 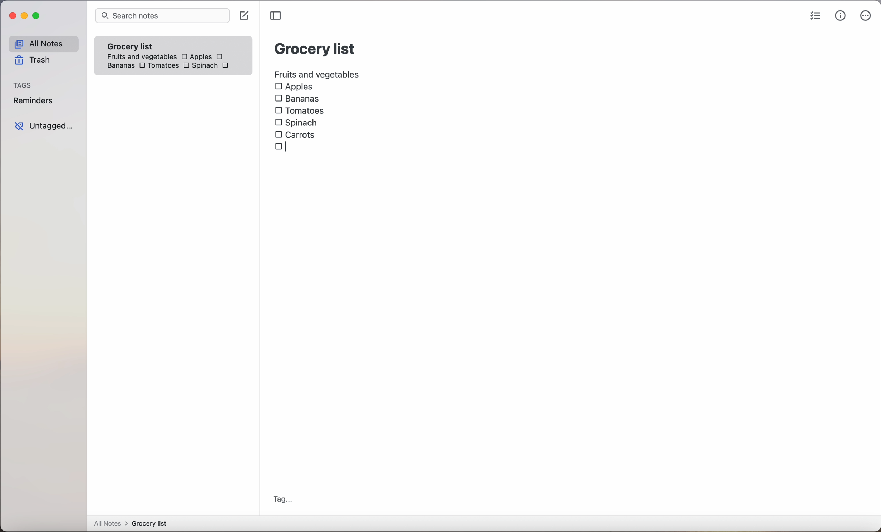 What do you see at coordinates (246, 16) in the screenshot?
I see `click on create note` at bounding box center [246, 16].